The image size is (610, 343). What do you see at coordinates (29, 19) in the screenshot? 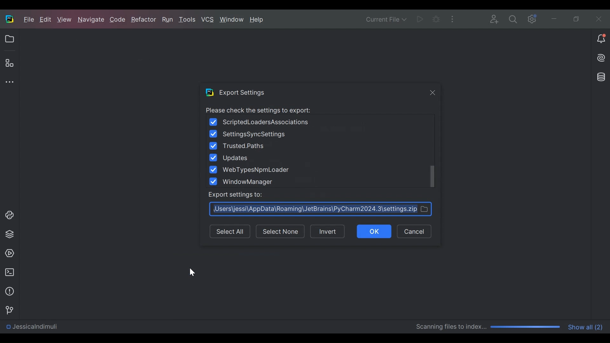
I see `File` at bounding box center [29, 19].